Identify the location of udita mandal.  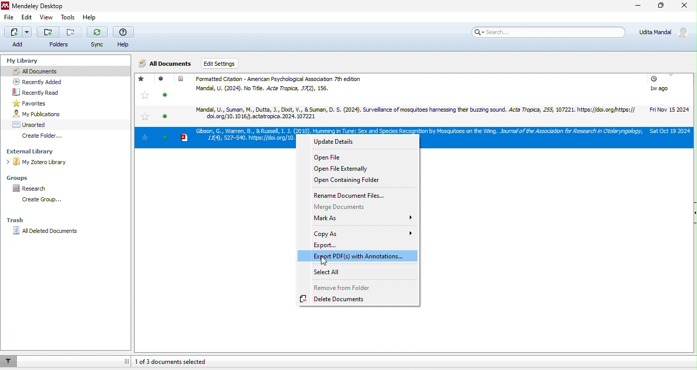
(666, 33).